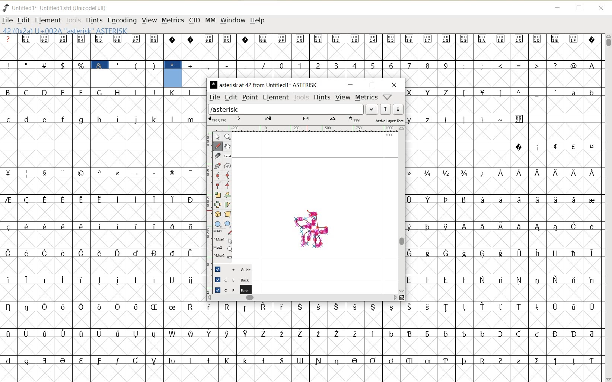 This screenshot has height=382, width=612. What do you see at coordinates (73, 20) in the screenshot?
I see `TOOLS` at bounding box center [73, 20].